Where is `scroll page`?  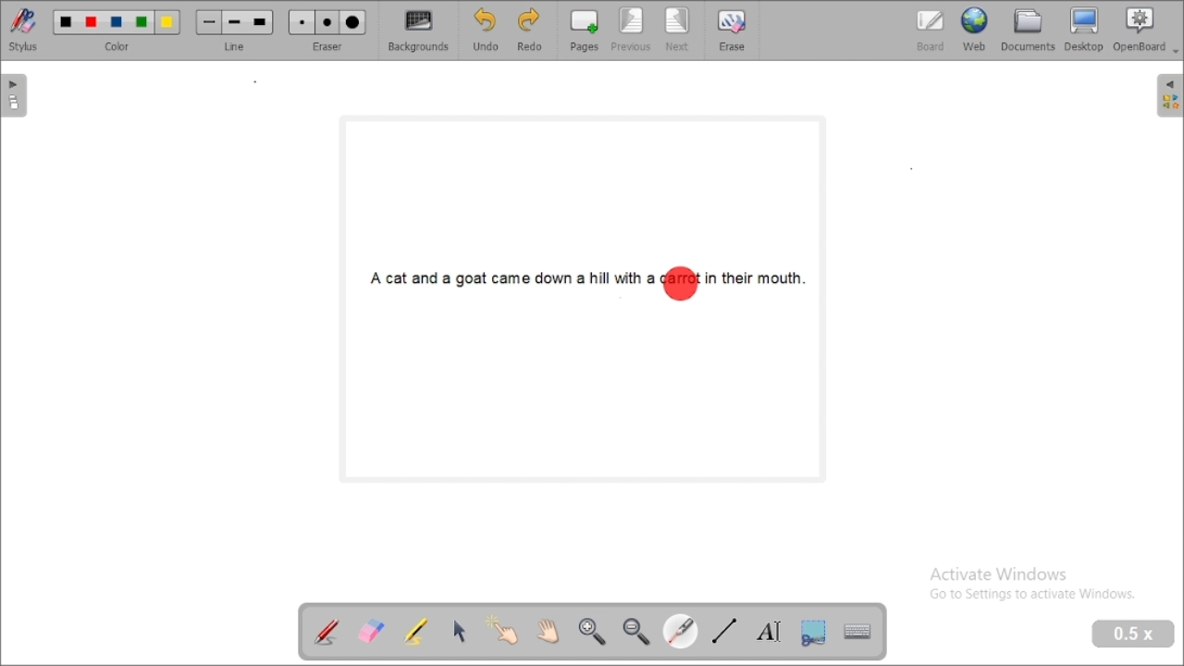 scroll page is located at coordinates (549, 632).